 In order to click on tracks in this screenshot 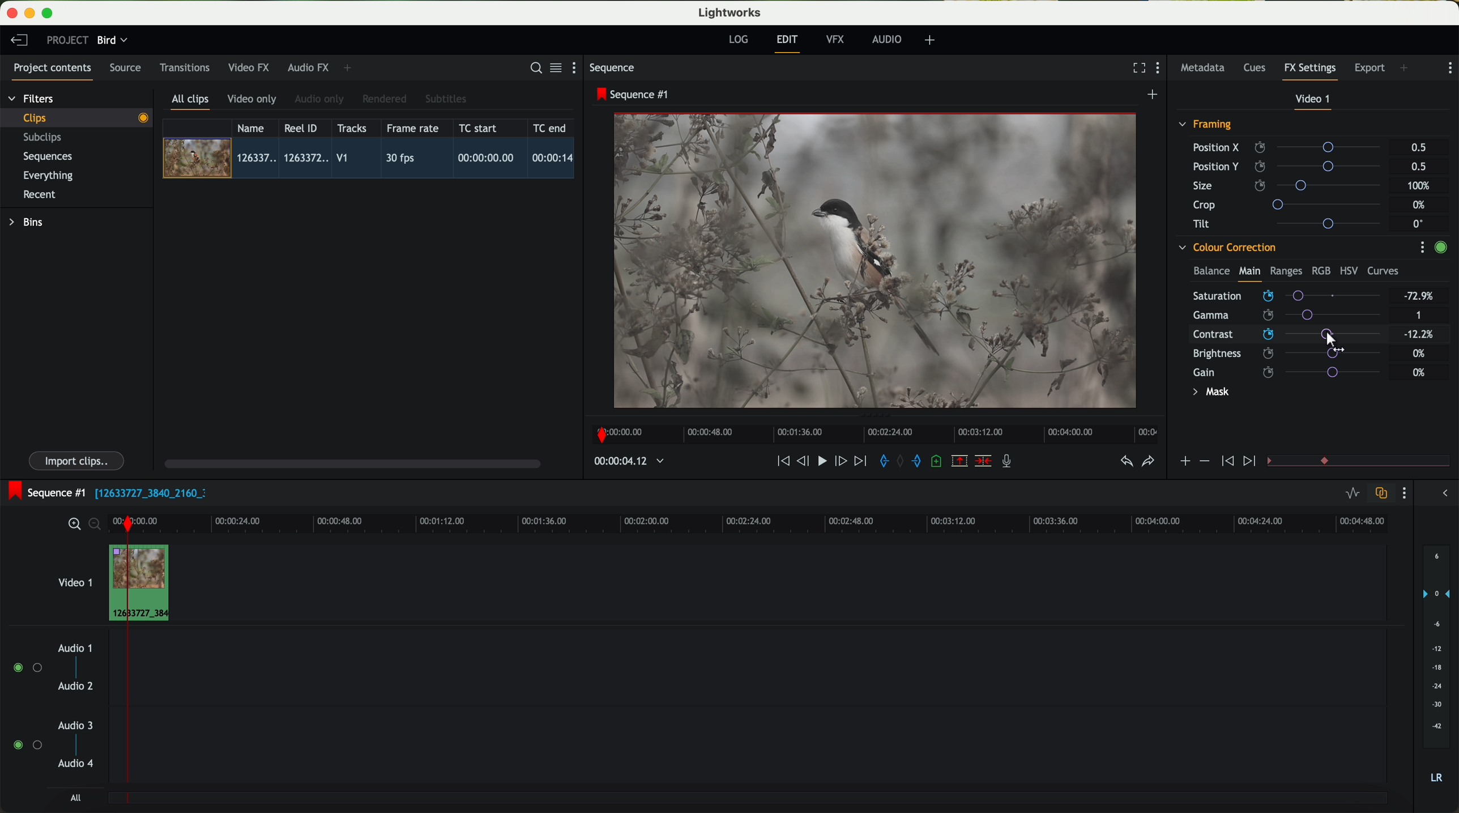, I will do `click(350, 129)`.